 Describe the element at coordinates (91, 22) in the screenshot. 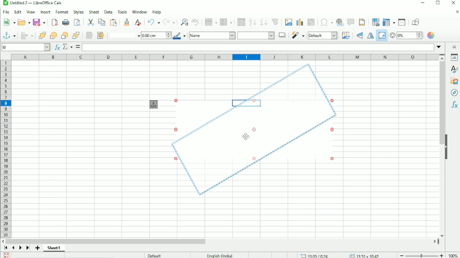

I see `Cut` at that location.